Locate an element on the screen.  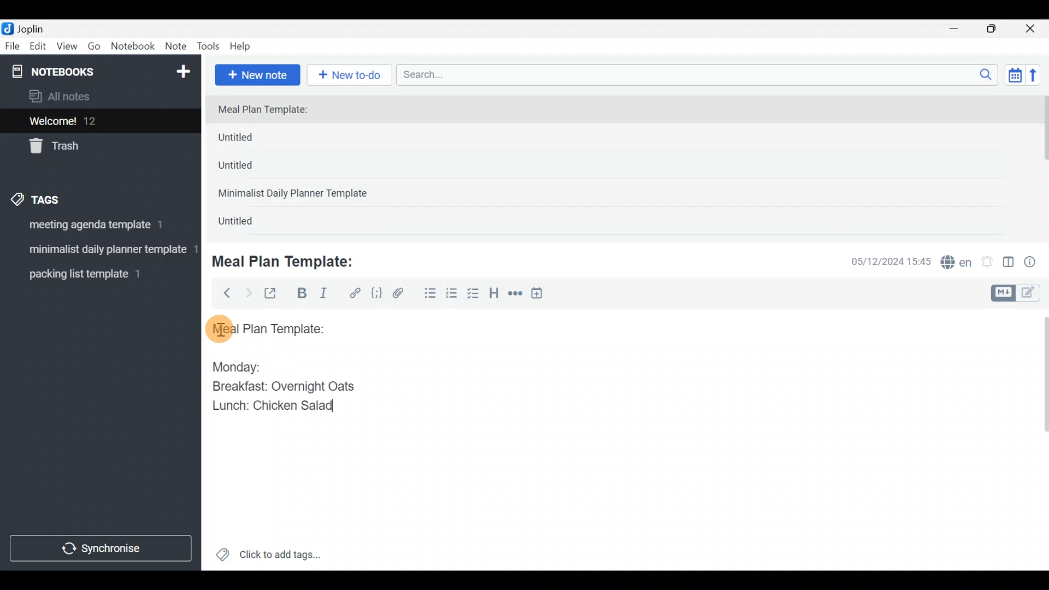
Untitled is located at coordinates (250, 169).